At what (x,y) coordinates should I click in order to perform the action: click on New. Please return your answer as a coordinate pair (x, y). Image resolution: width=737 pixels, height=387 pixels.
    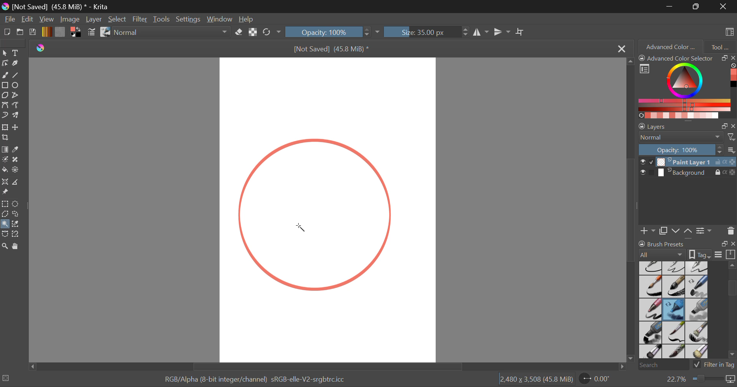
    Looking at the image, I should click on (7, 33).